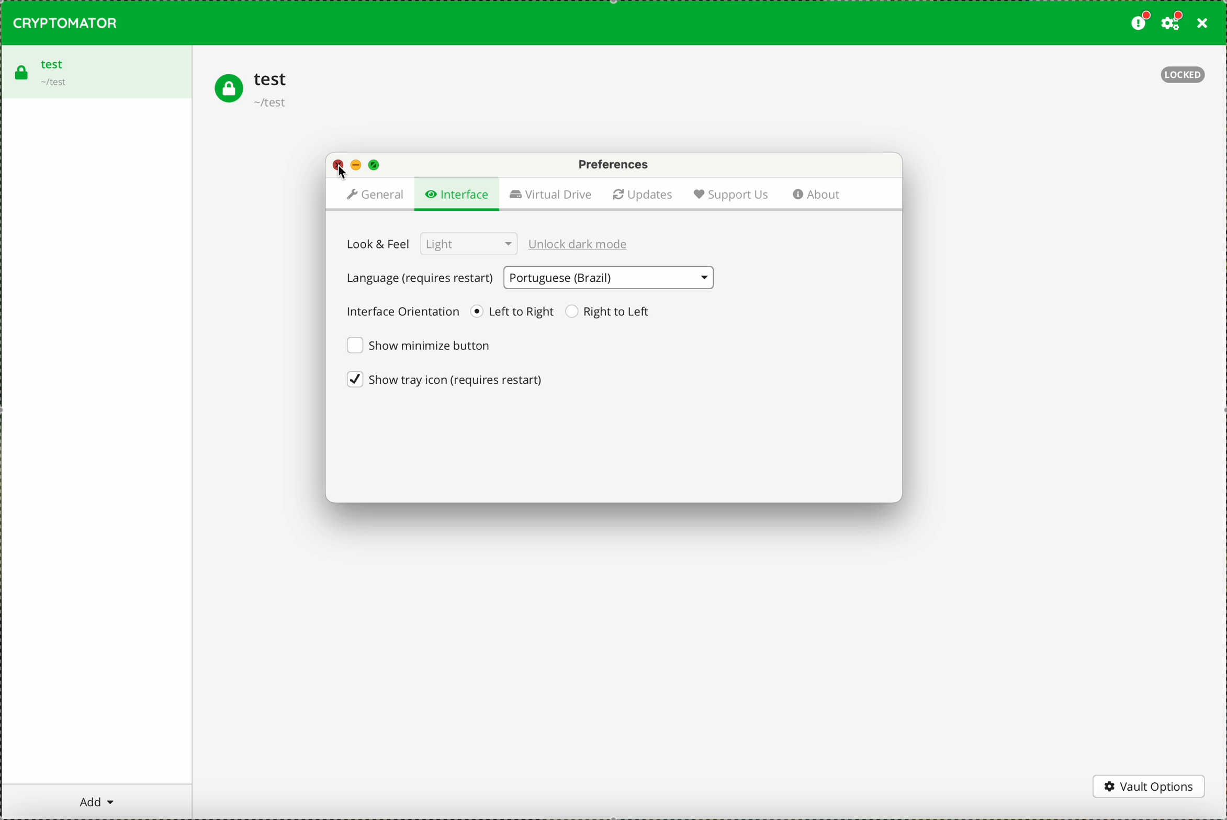 The height and width of the screenshot is (820, 1227). I want to click on show try icon, so click(445, 379).